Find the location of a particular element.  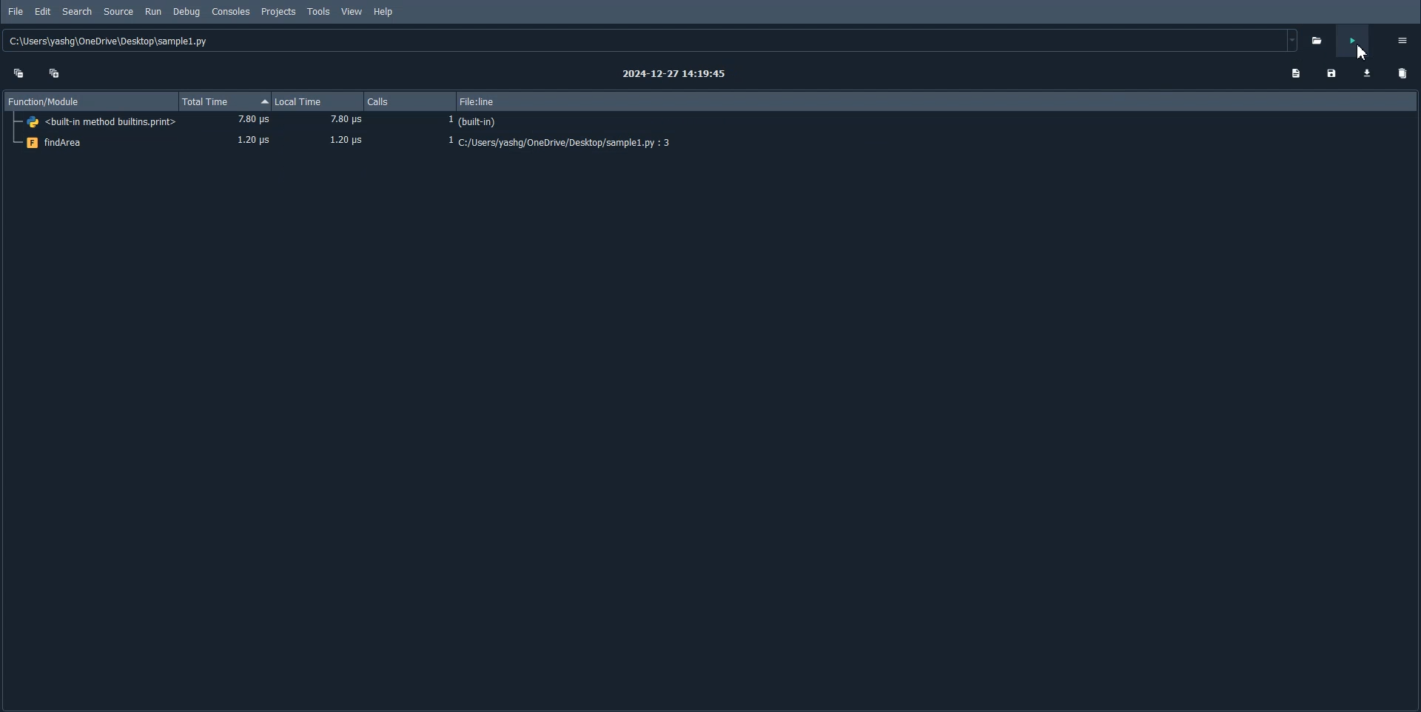

Select python file is located at coordinates (1320, 40).